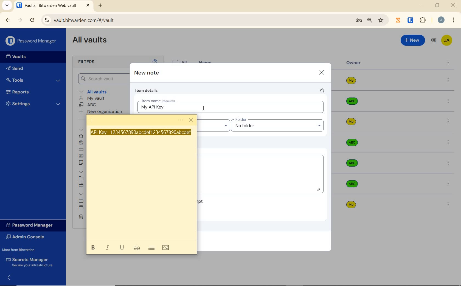  What do you see at coordinates (31, 261) in the screenshot?
I see `Secrets Manager` at bounding box center [31, 261].